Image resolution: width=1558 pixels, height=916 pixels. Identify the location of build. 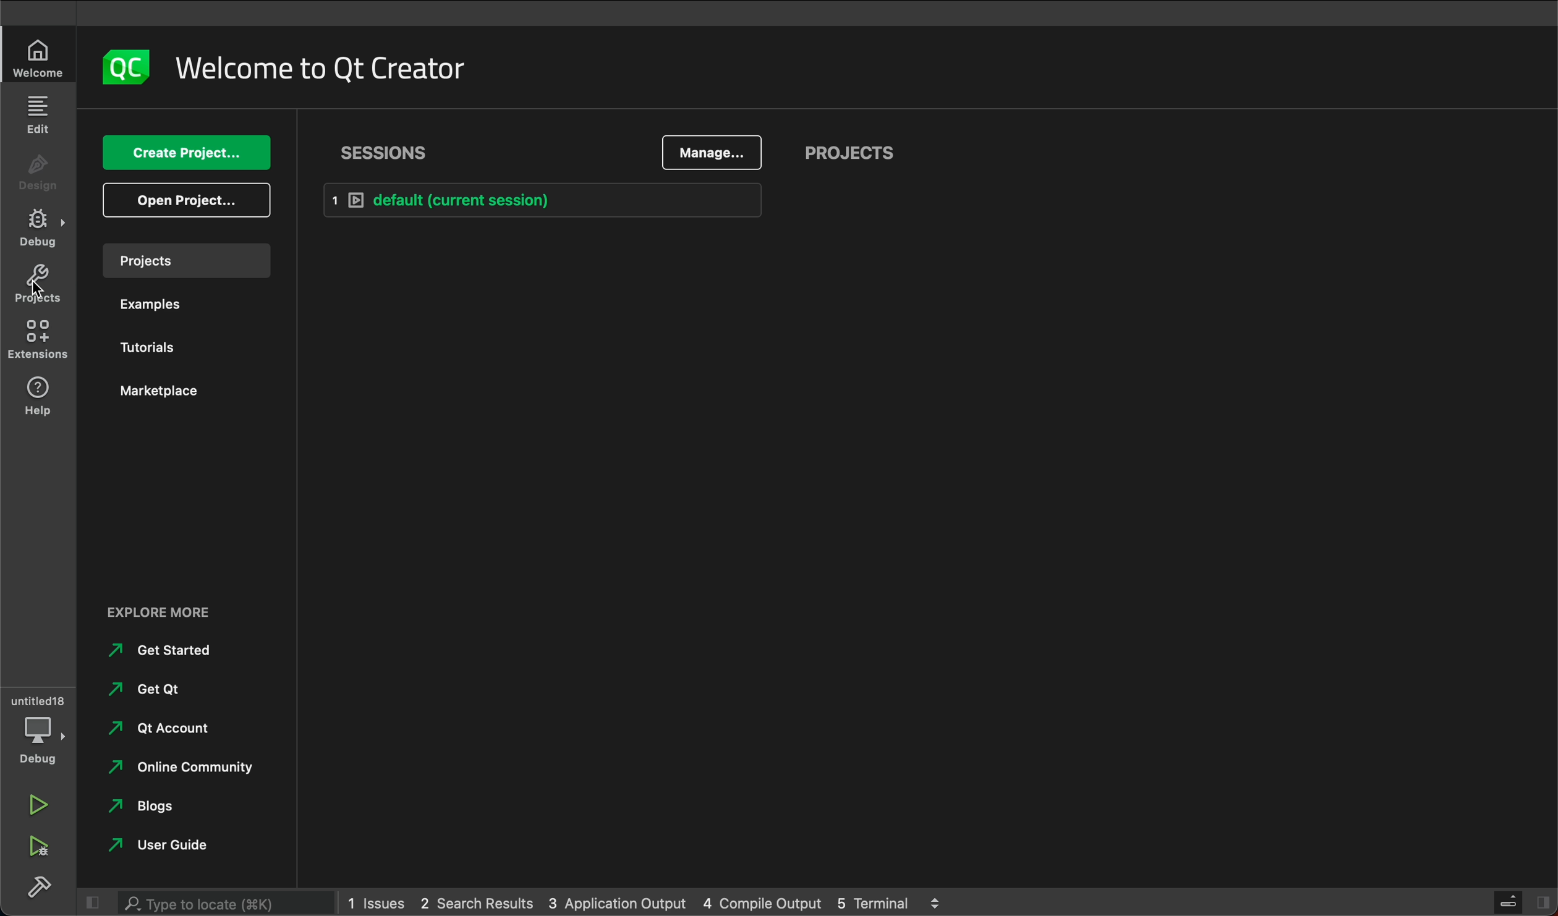
(37, 886).